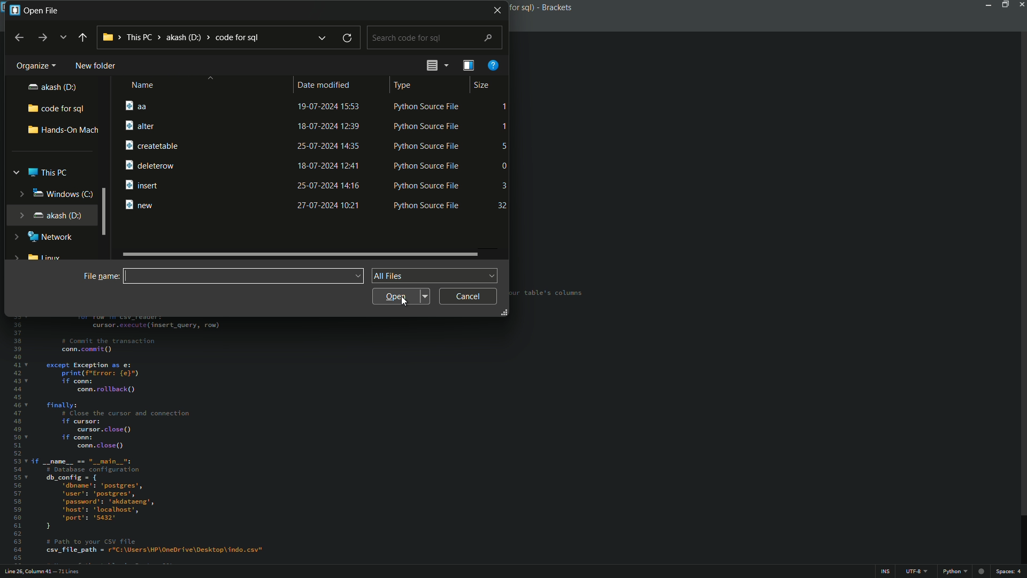 This screenshot has height=578, width=1027. What do you see at coordinates (44, 237) in the screenshot?
I see `network` at bounding box center [44, 237].